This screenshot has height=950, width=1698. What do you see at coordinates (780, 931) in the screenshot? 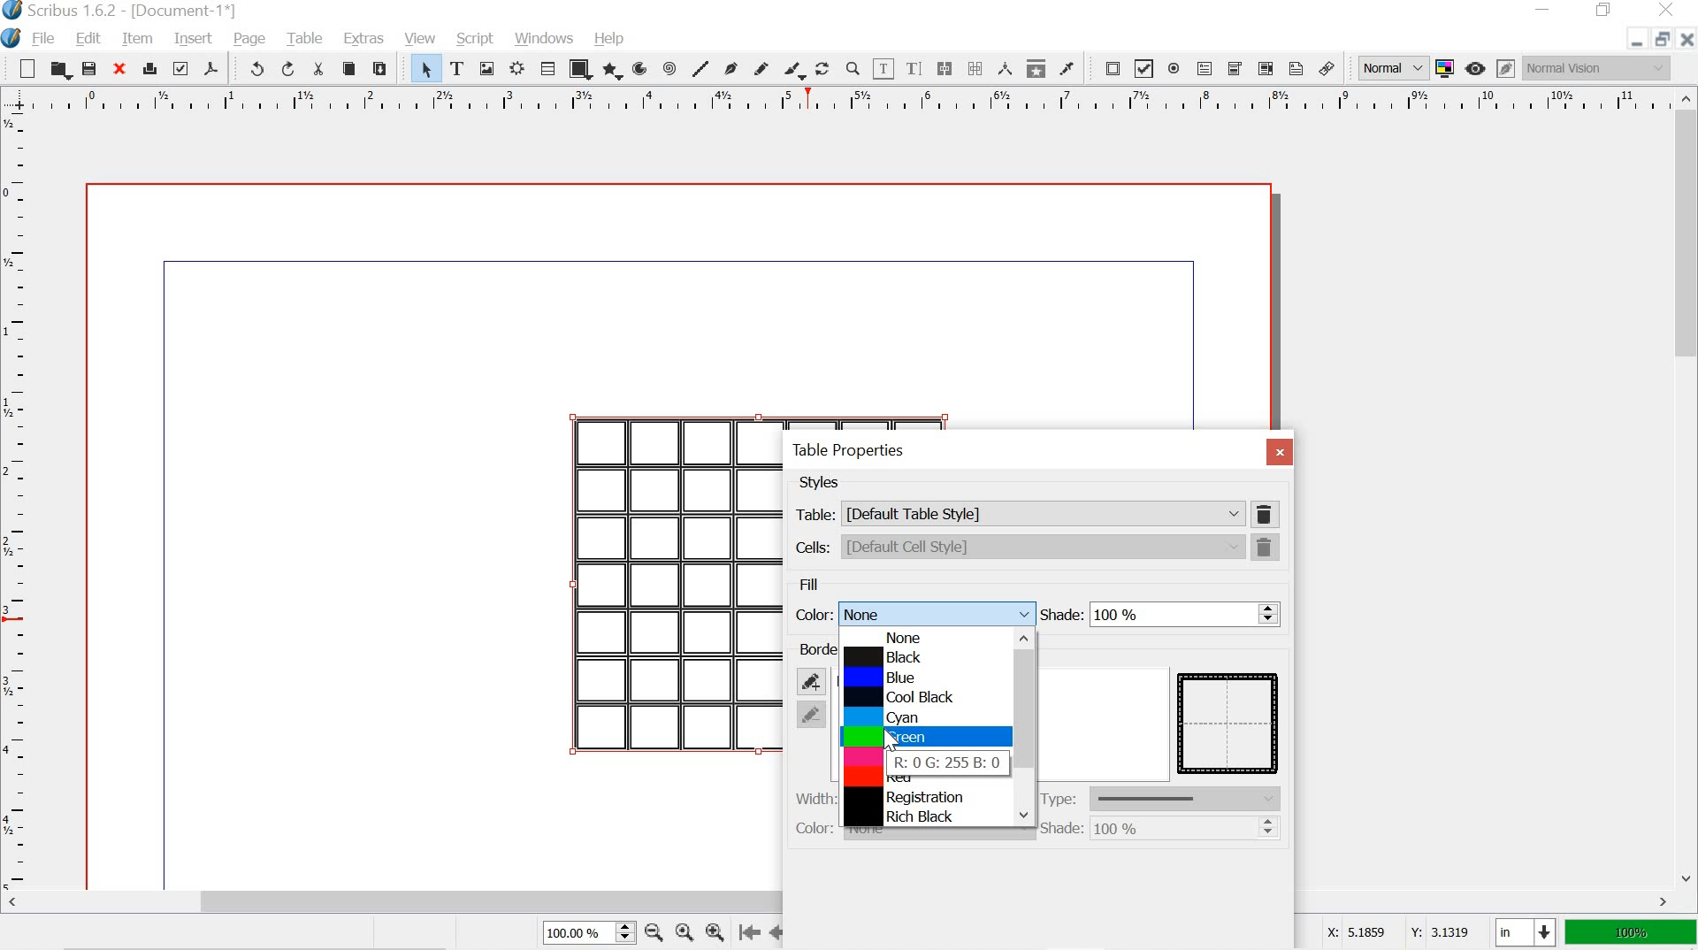
I see `go to the perious page` at bounding box center [780, 931].